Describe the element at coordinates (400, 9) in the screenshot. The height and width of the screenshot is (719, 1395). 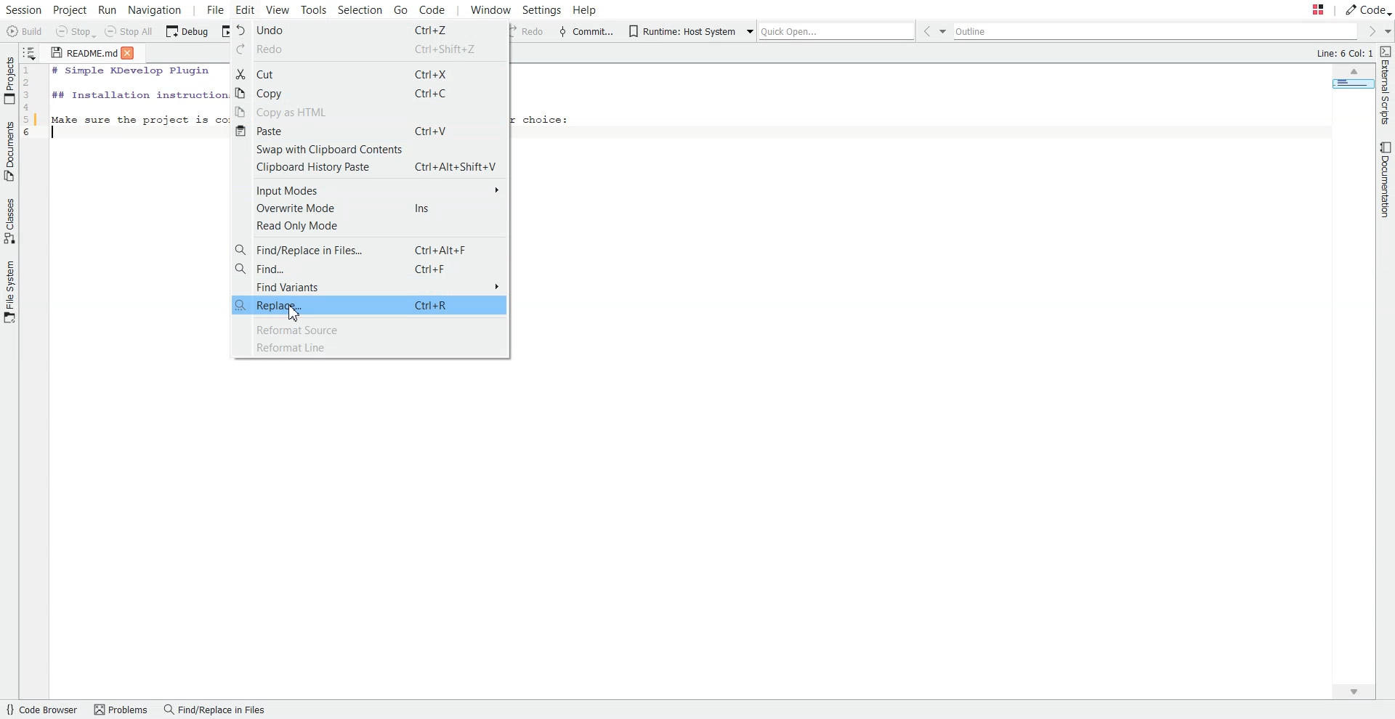
I see `Go` at that location.